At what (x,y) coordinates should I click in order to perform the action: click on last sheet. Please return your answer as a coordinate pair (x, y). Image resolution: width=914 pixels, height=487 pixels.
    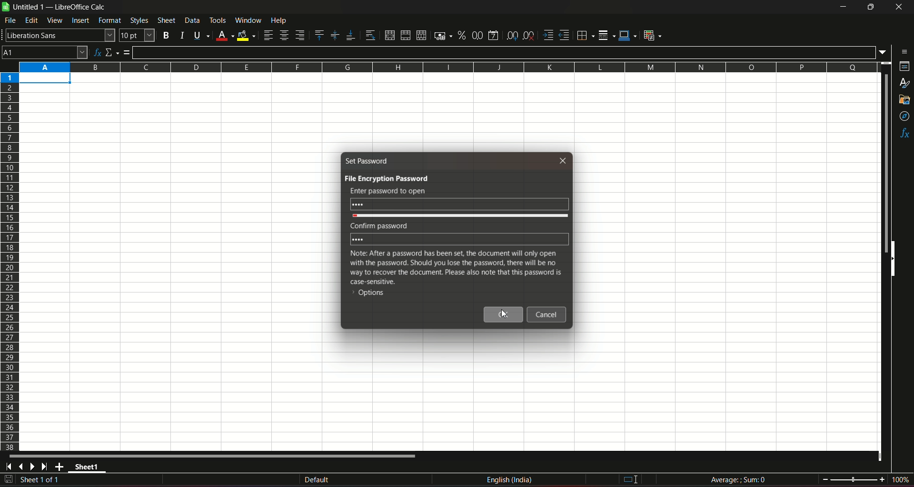
    Looking at the image, I should click on (45, 467).